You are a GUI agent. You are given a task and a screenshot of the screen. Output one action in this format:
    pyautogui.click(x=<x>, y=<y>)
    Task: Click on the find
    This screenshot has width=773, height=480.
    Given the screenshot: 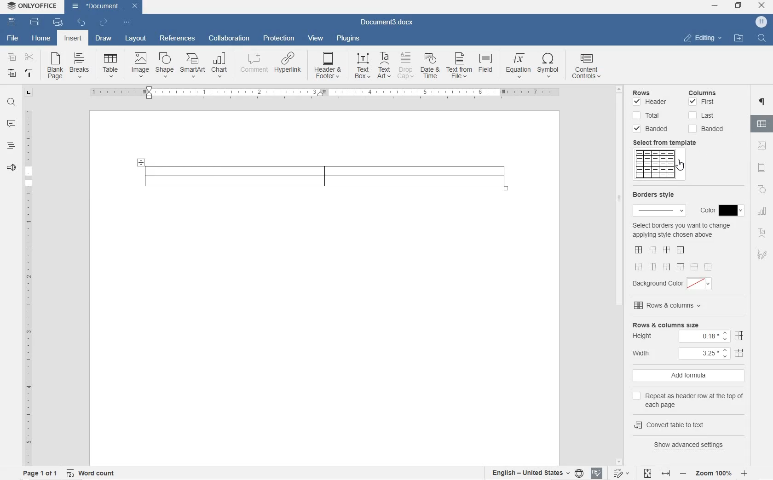 What is the action you would take?
    pyautogui.click(x=763, y=39)
    